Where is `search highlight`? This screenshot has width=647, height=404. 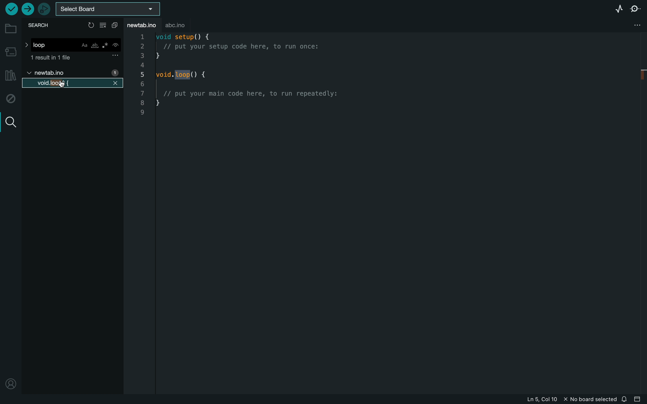
search highlight is located at coordinates (184, 75).